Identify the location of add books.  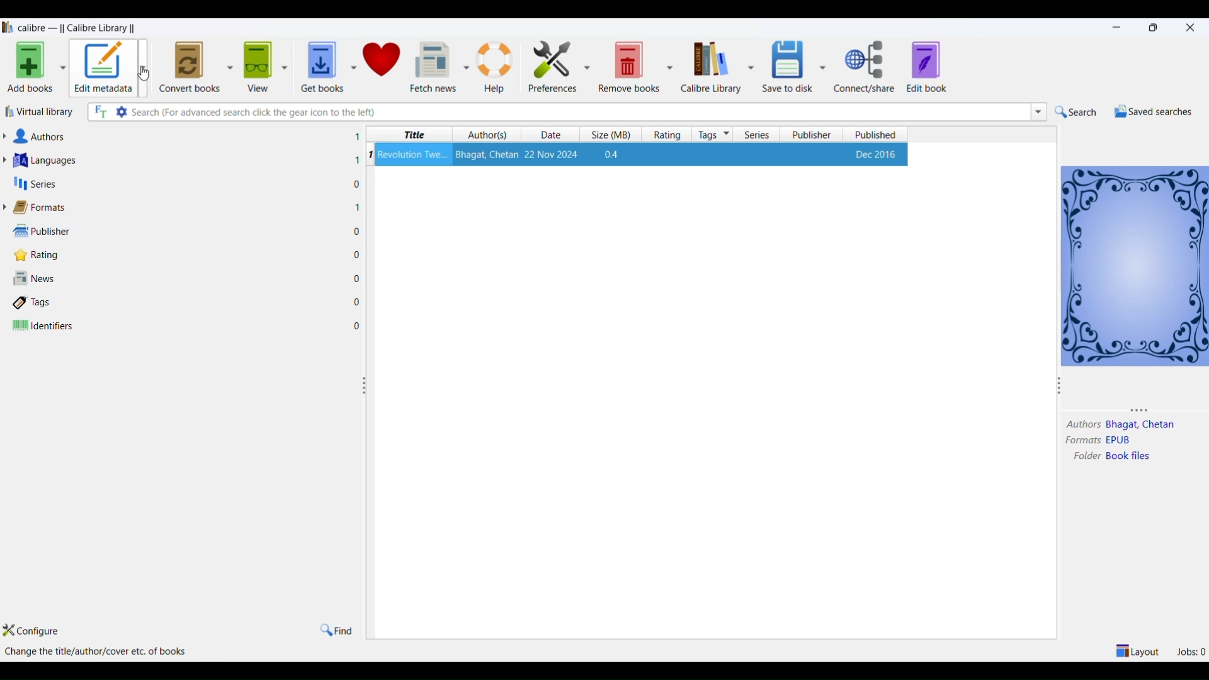
(28, 69).